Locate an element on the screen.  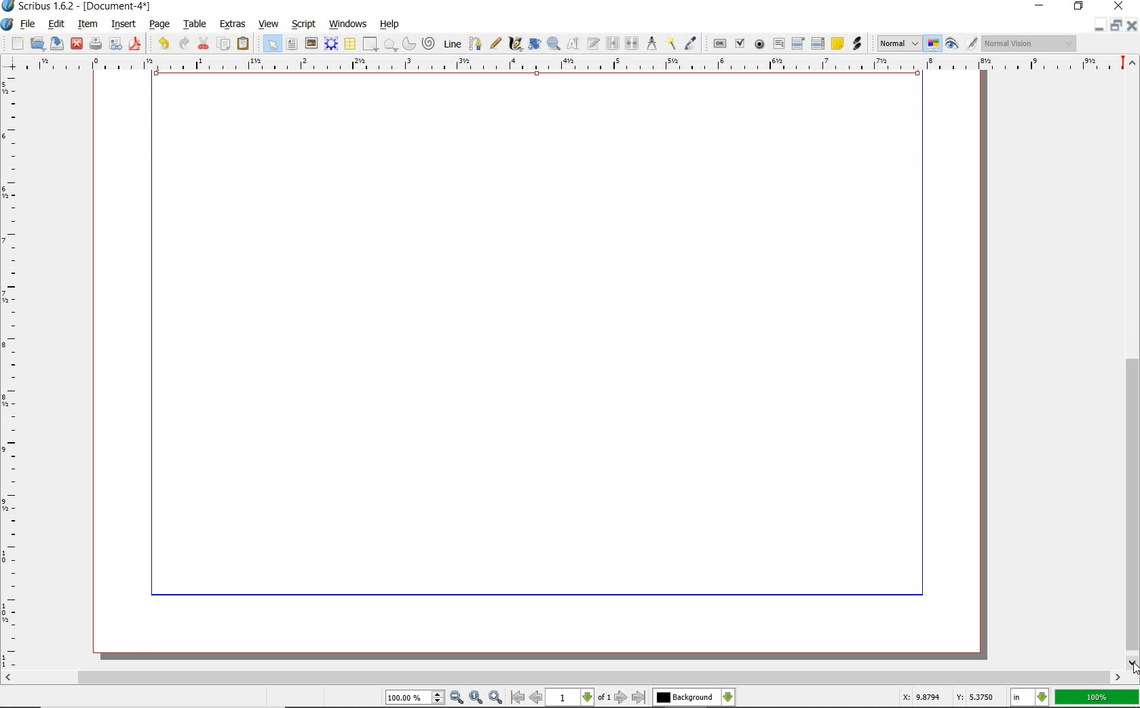
link annotation is located at coordinates (856, 45).